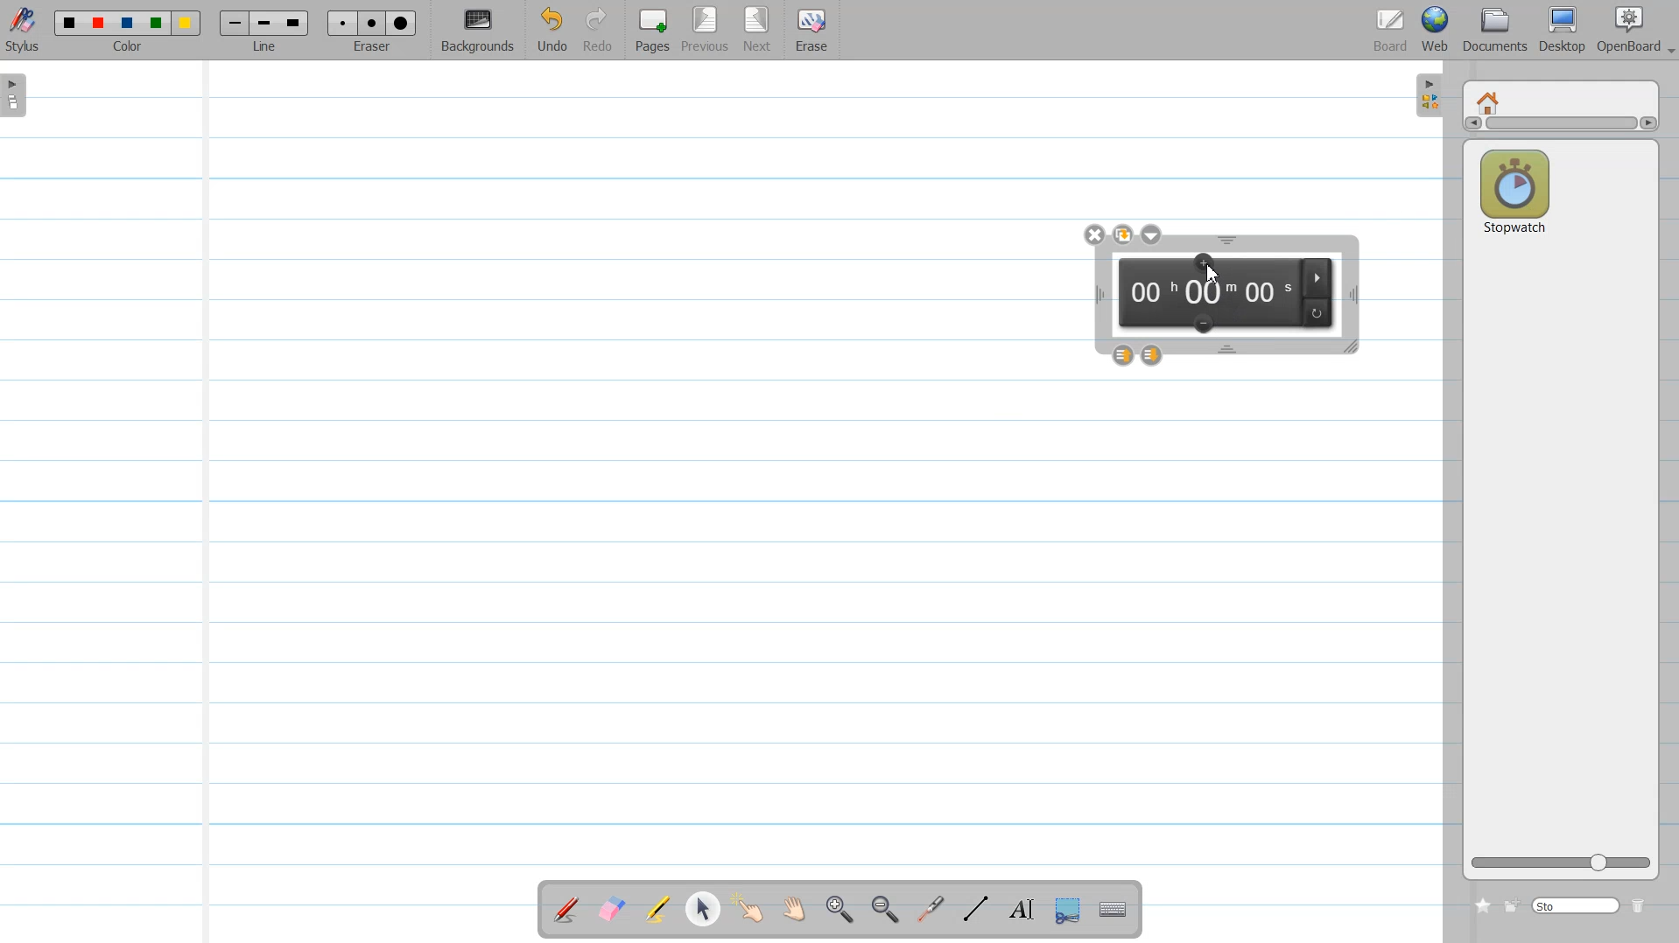 Image resolution: width=1679 pixels, height=943 pixels. What do you see at coordinates (1155, 354) in the screenshot?
I see `Layer down` at bounding box center [1155, 354].